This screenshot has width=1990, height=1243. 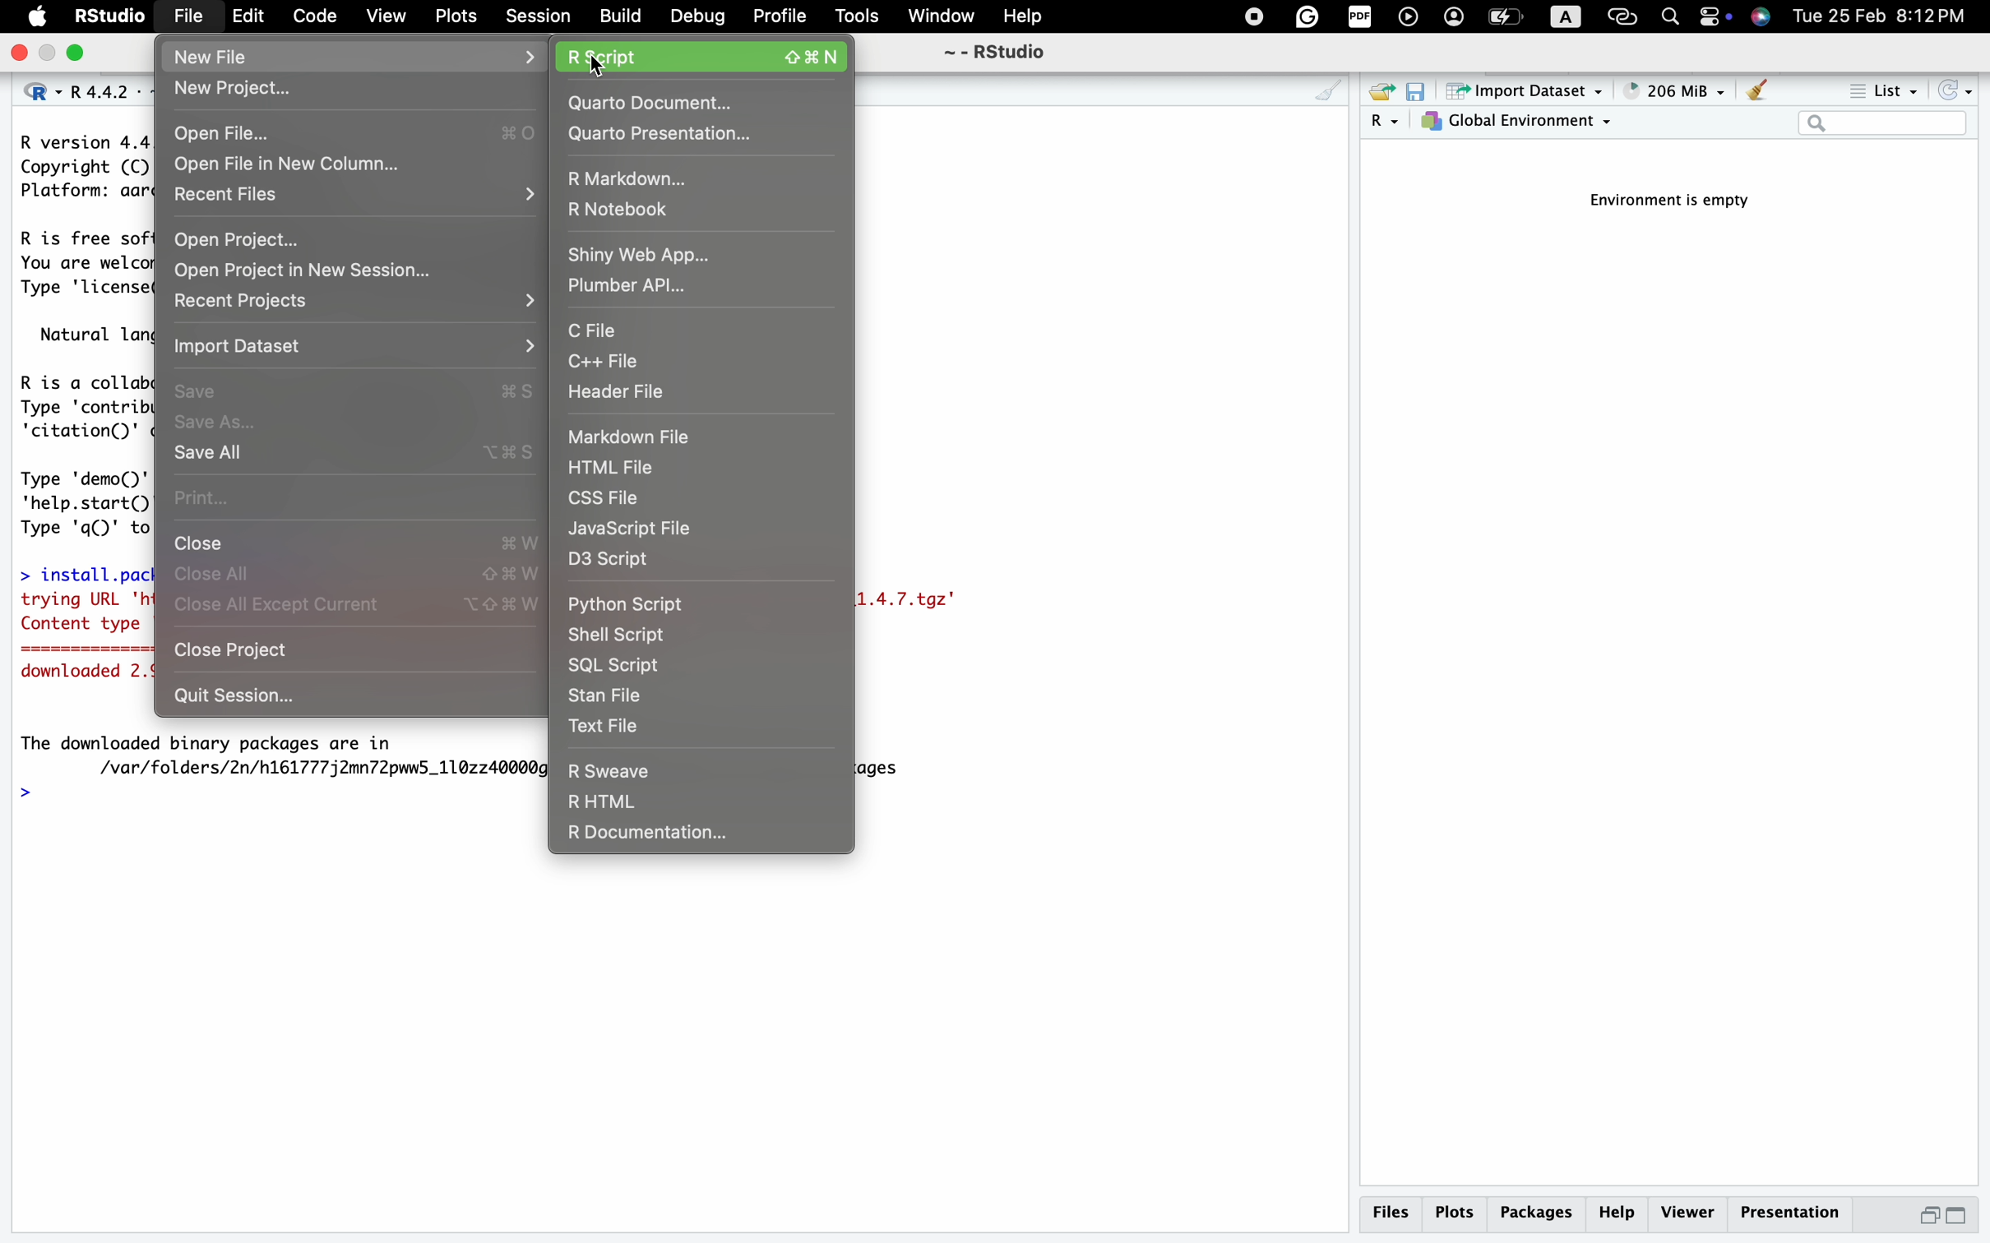 What do you see at coordinates (672, 497) in the screenshot?
I see `CSS file` at bounding box center [672, 497].